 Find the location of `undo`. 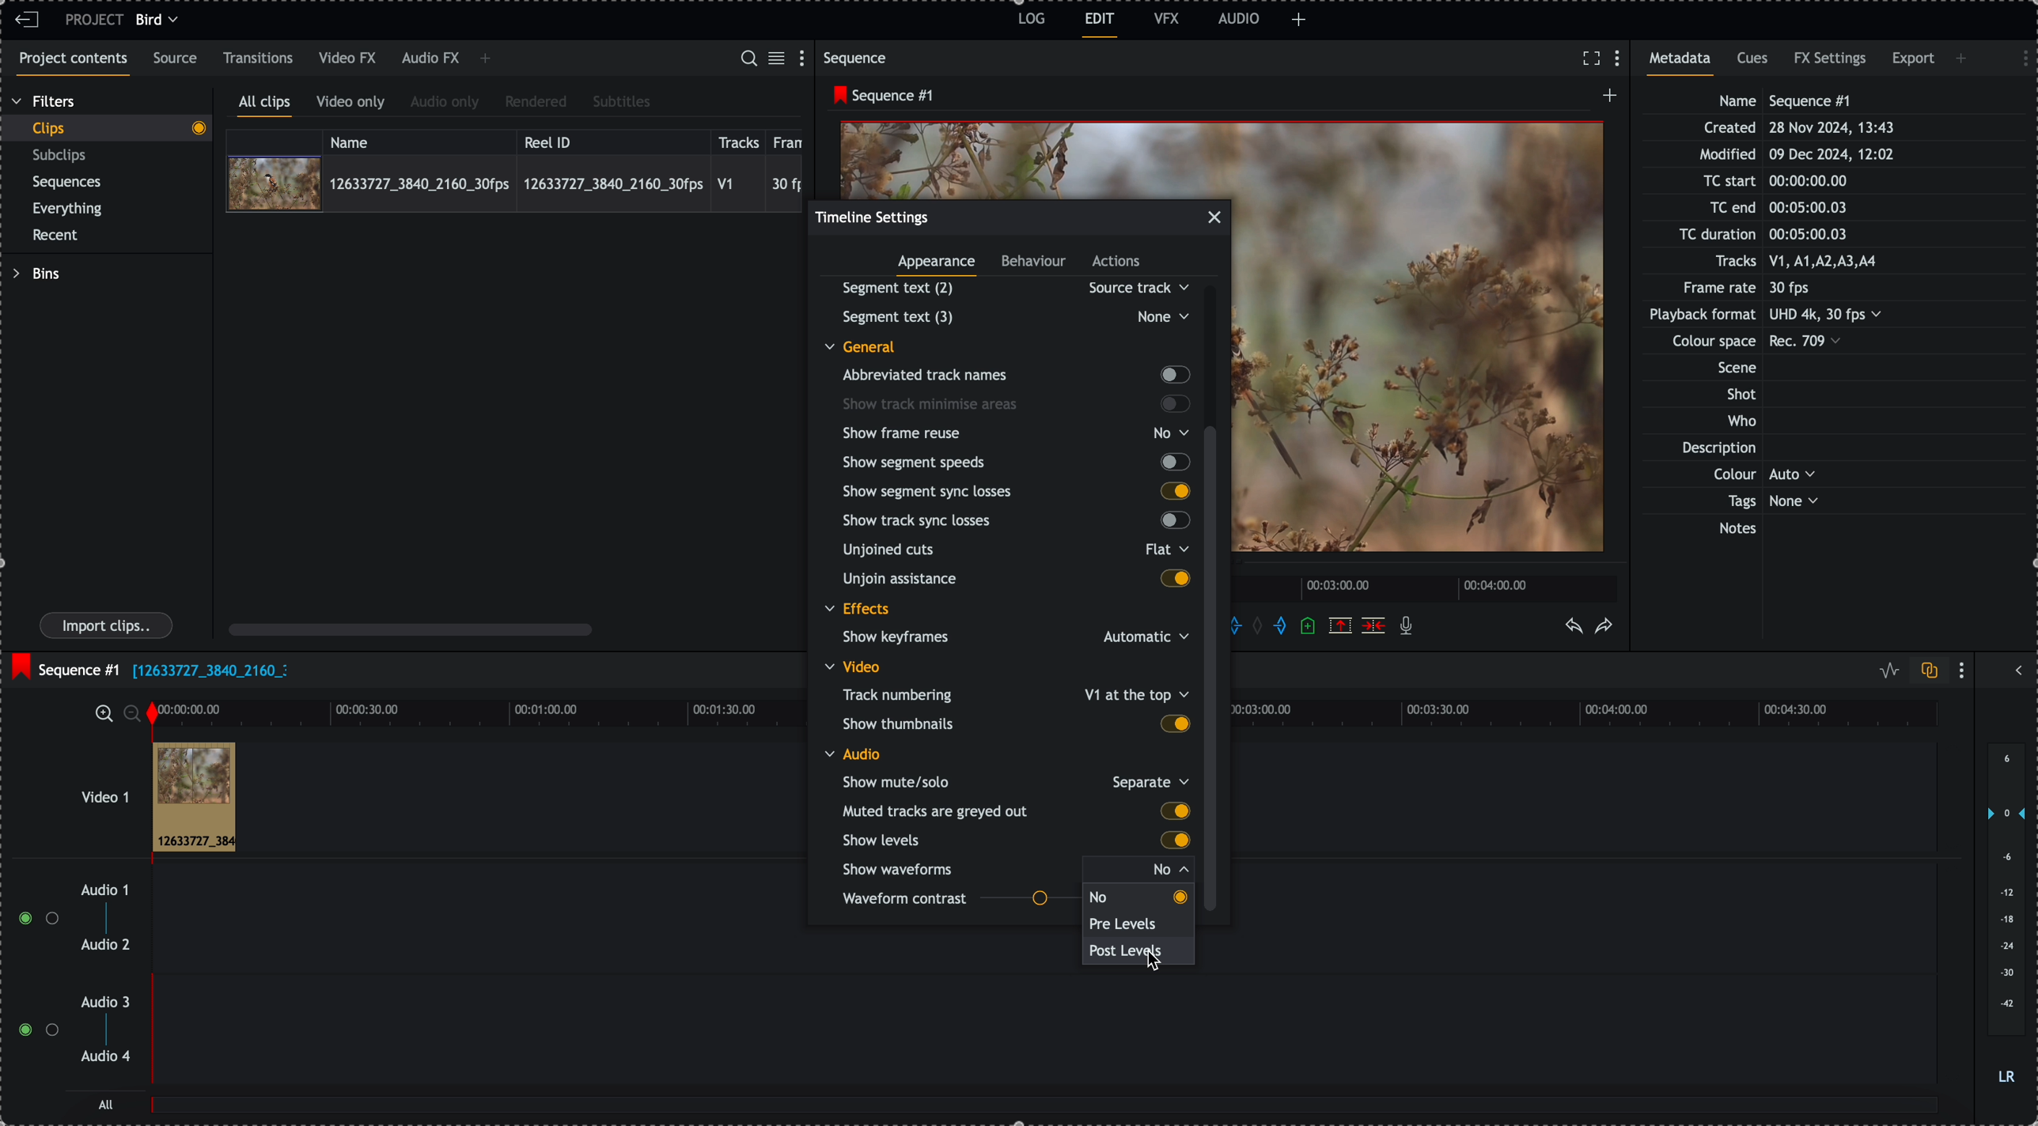

undo is located at coordinates (1575, 627).